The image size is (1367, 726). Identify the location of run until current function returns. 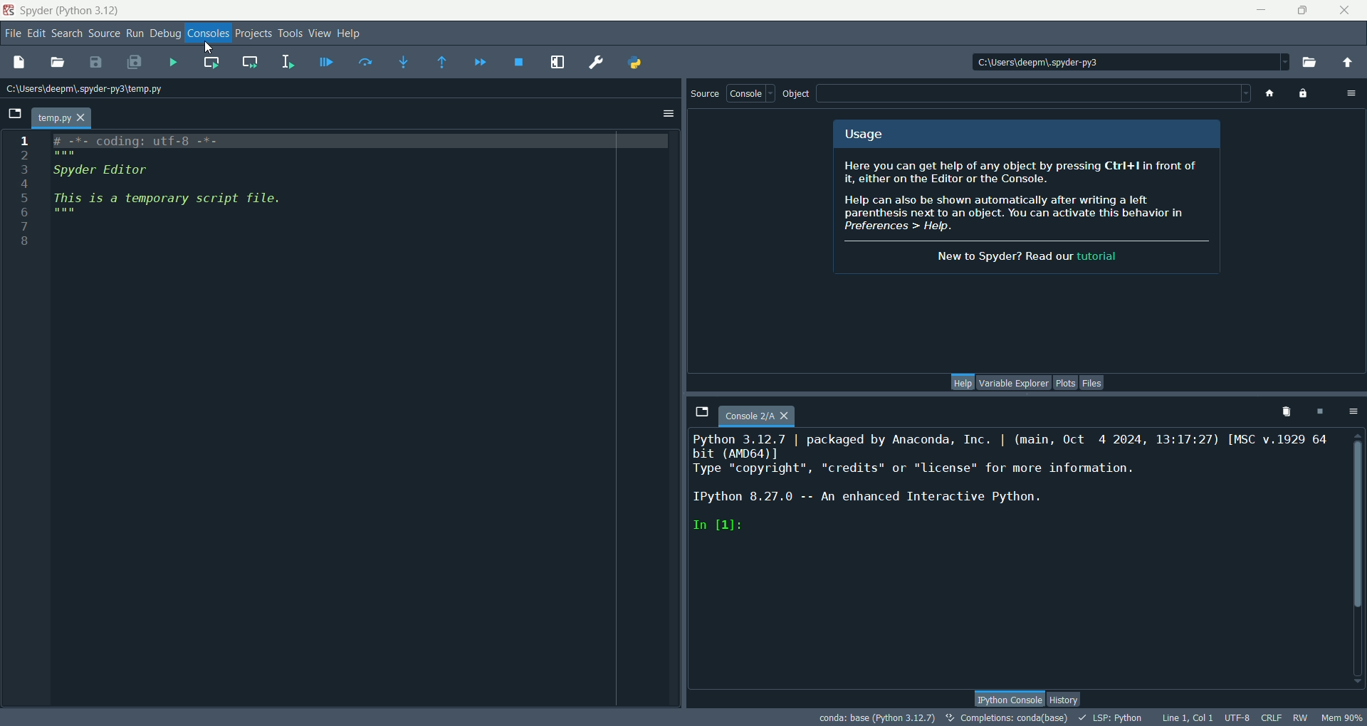
(441, 62).